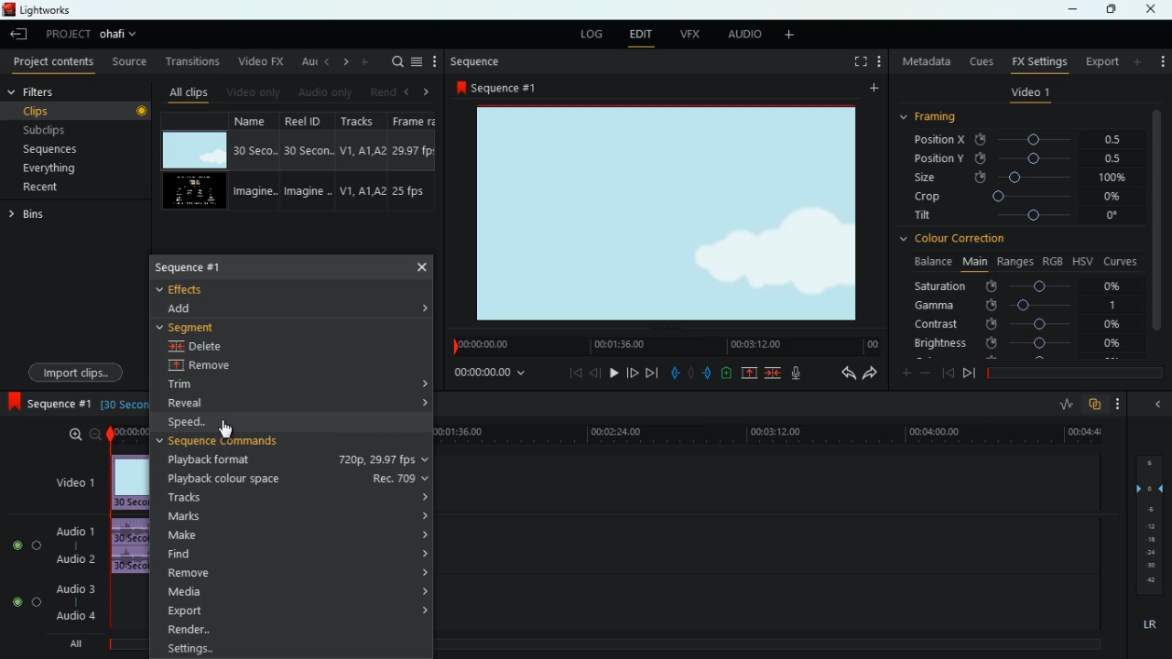 The width and height of the screenshot is (1172, 659). Describe the element at coordinates (272, 498) in the screenshot. I see `tracks` at that location.